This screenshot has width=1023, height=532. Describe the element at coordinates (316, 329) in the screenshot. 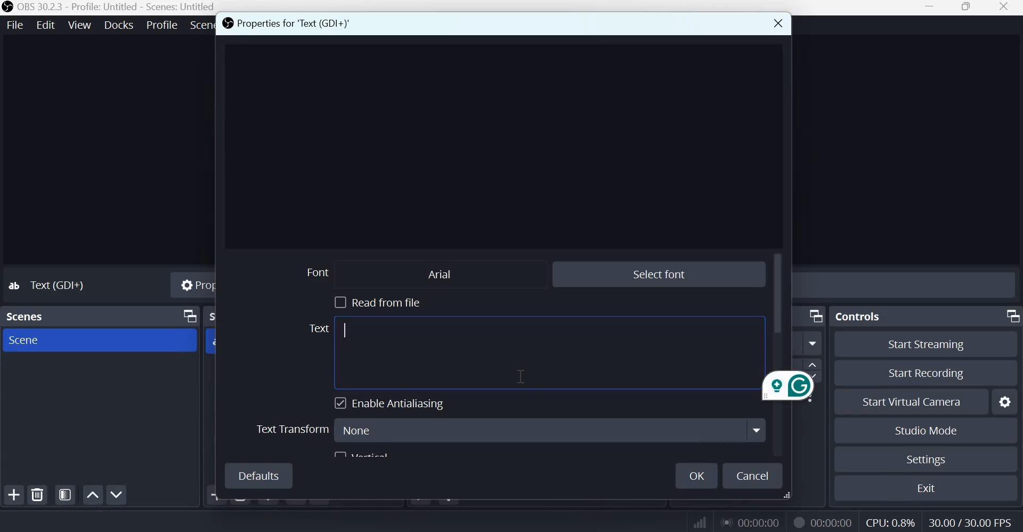

I see `Text` at that location.